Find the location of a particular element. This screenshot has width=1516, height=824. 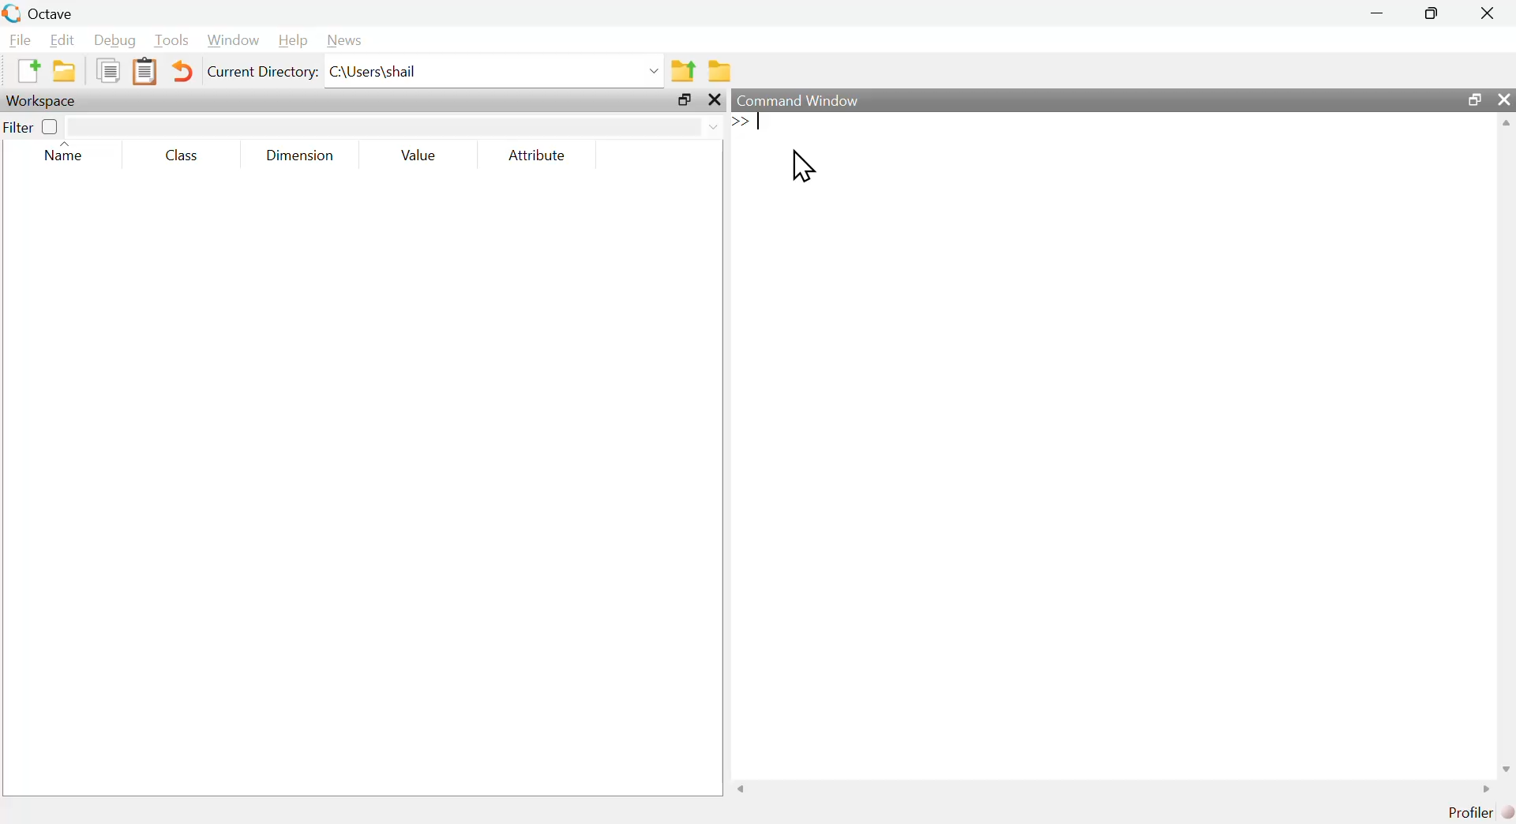

workspace is located at coordinates (47, 101).